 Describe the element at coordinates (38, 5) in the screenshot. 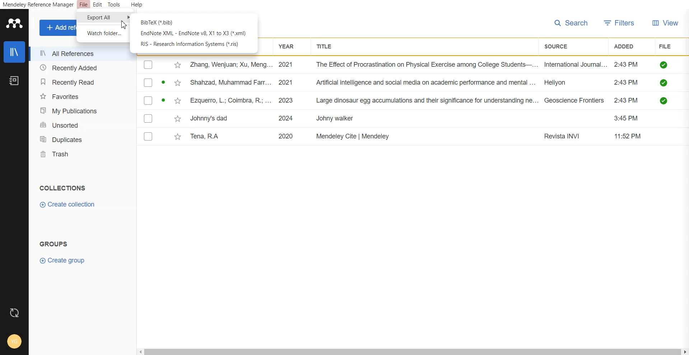

I see `Mendeley Reference Manager` at that location.